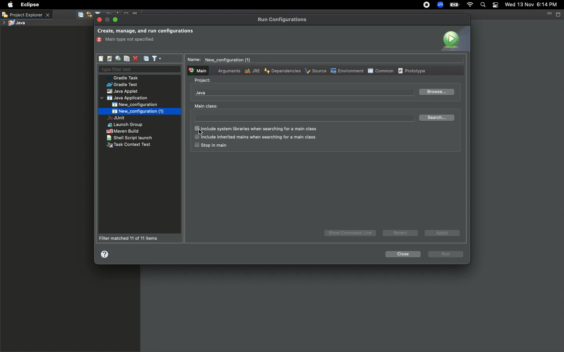 The image size is (564, 352). Describe the element at coordinates (100, 20) in the screenshot. I see `Close` at that location.